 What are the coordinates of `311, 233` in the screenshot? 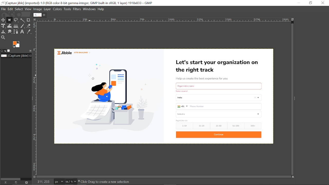 It's located at (43, 182).